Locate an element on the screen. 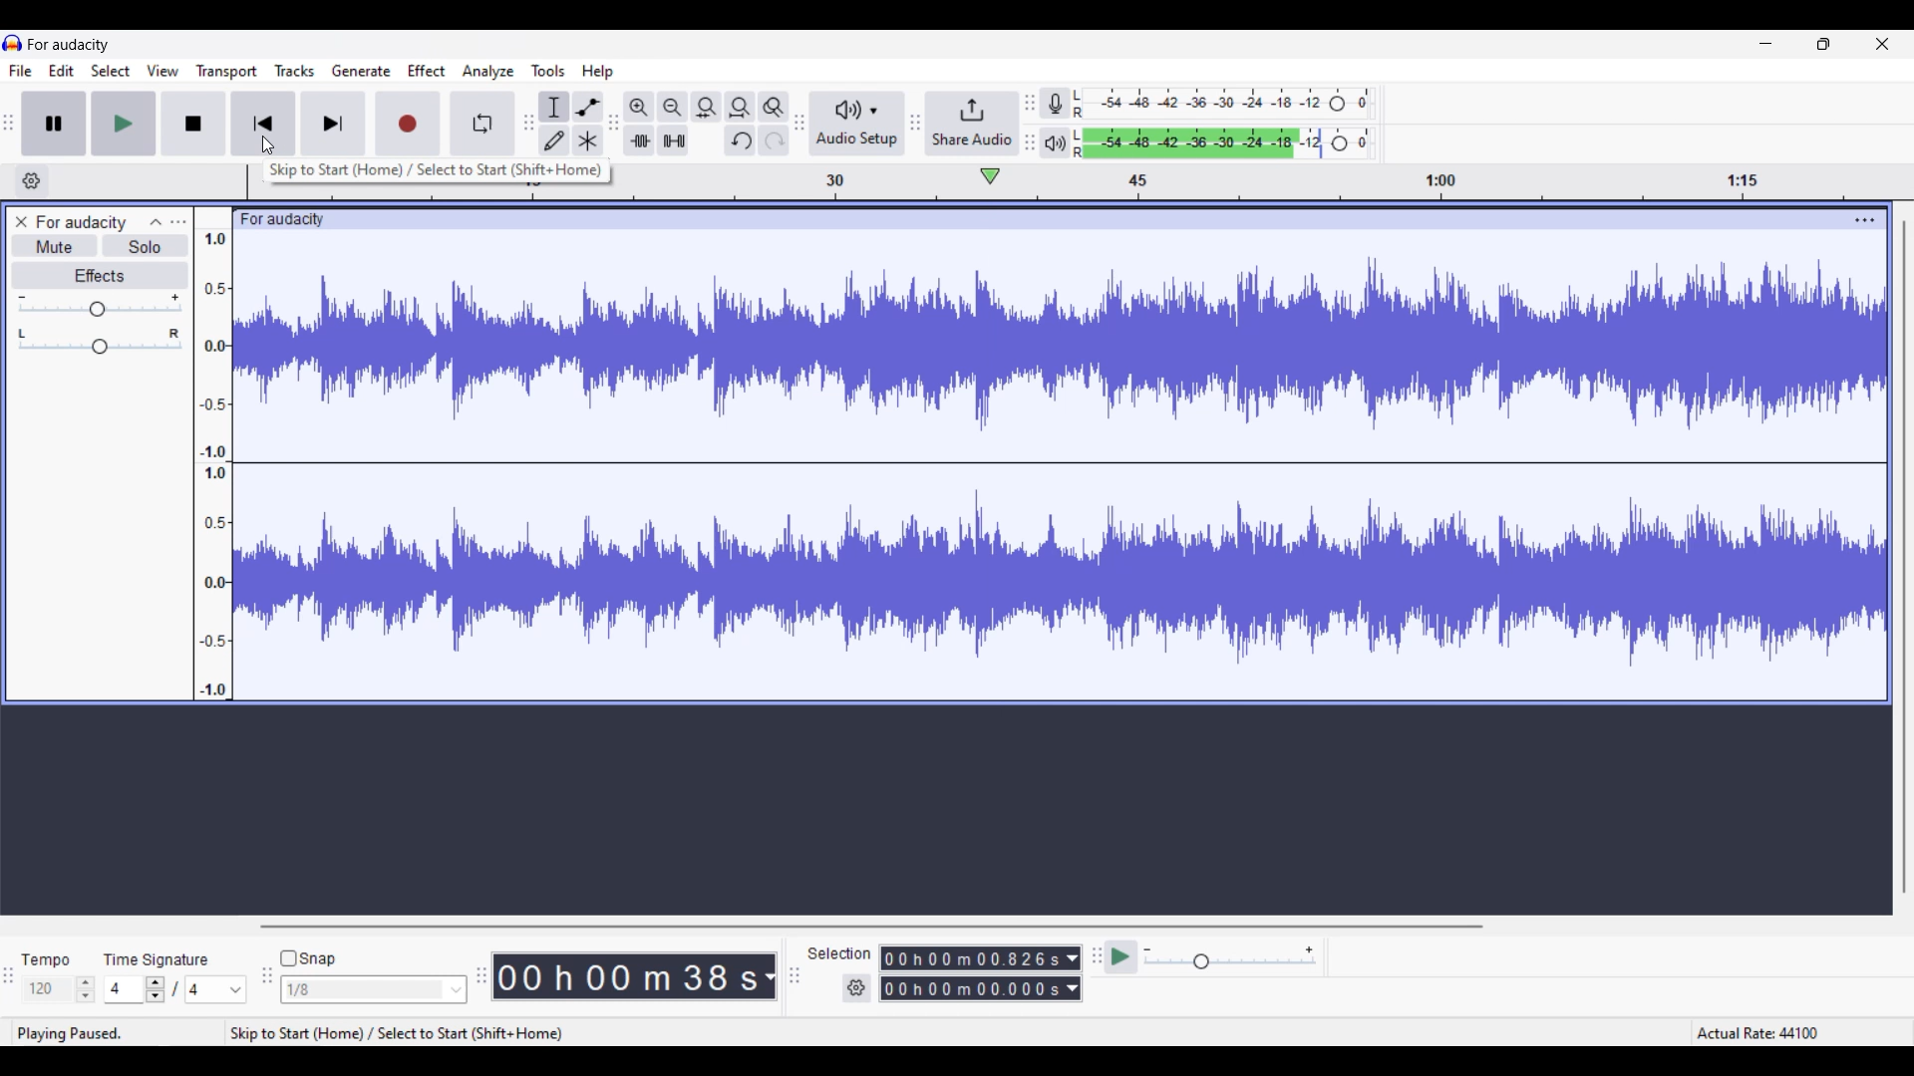 The width and height of the screenshot is (1914, 1076). Effect menu is located at coordinates (427, 71).